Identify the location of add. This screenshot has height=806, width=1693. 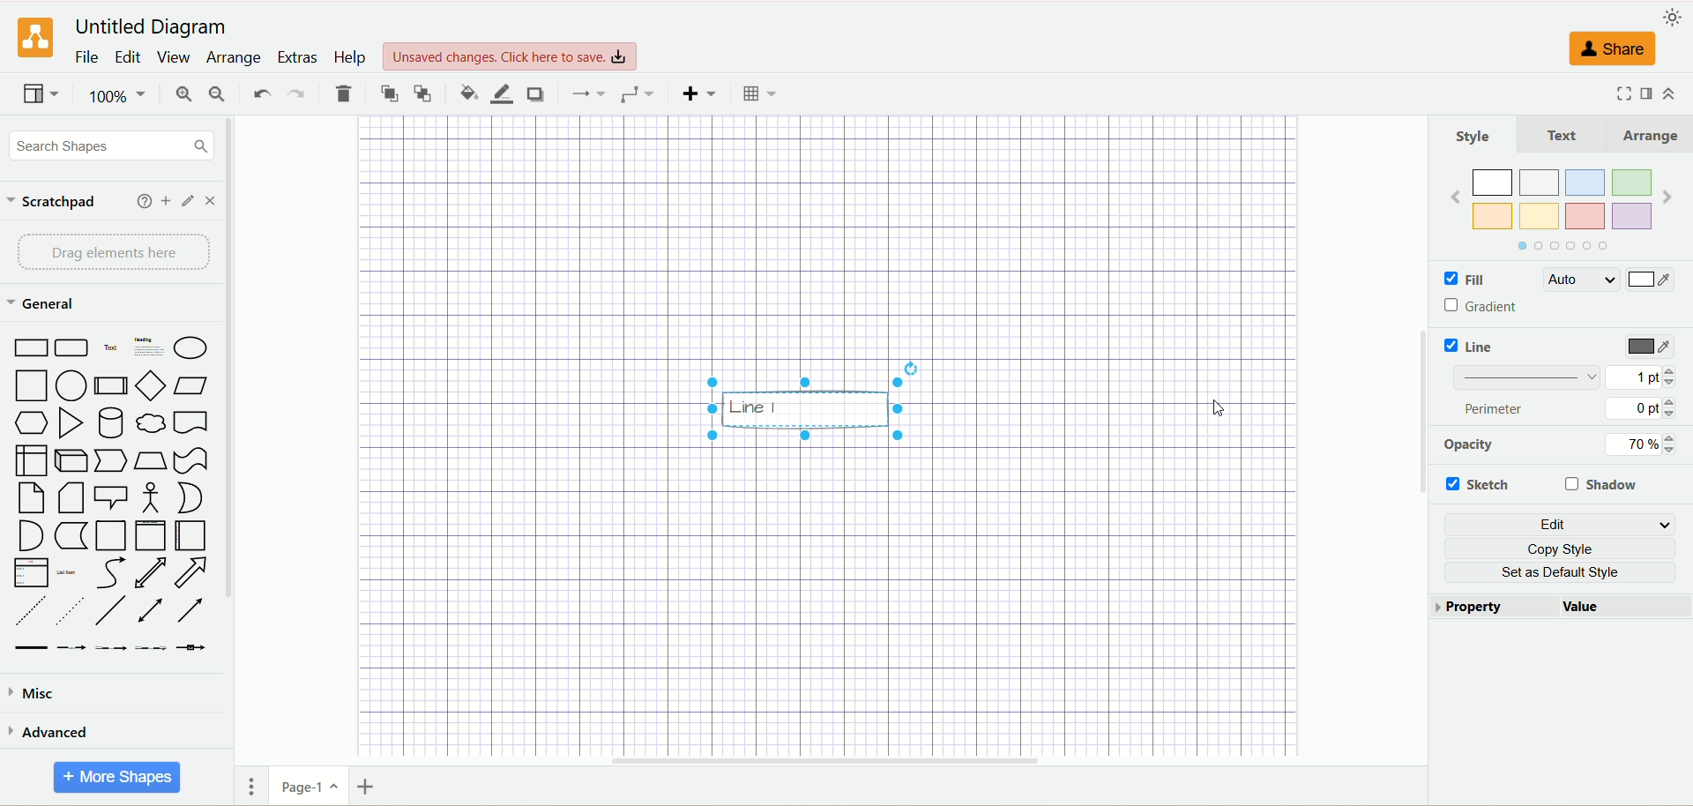
(165, 201).